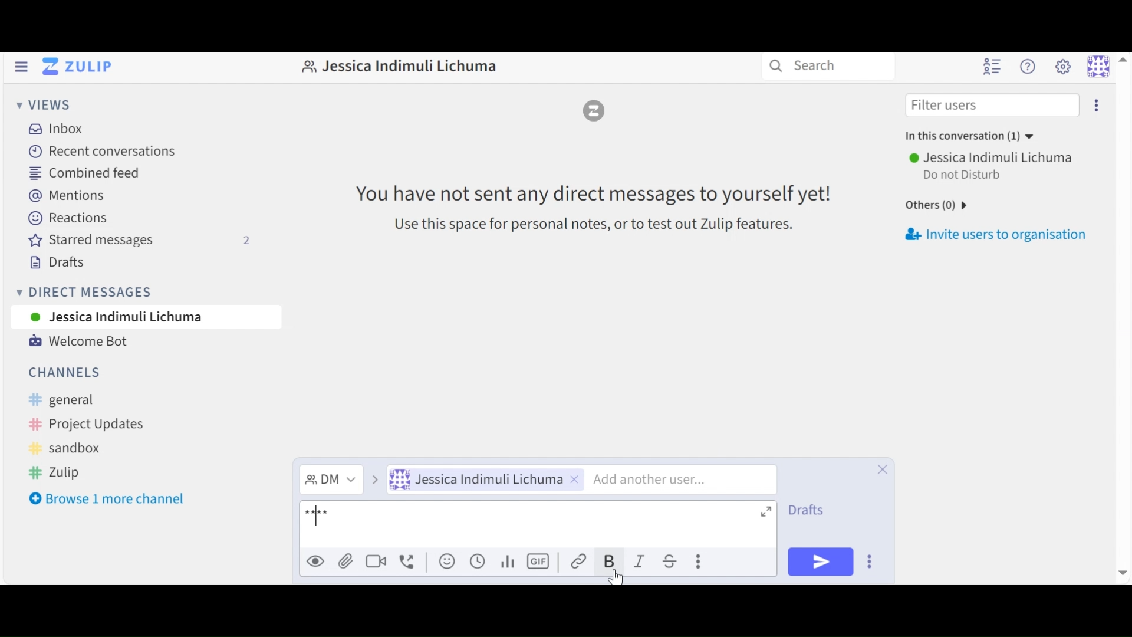 The image size is (1132, 637). What do you see at coordinates (139, 240) in the screenshot?
I see `Starred messages` at bounding box center [139, 240].